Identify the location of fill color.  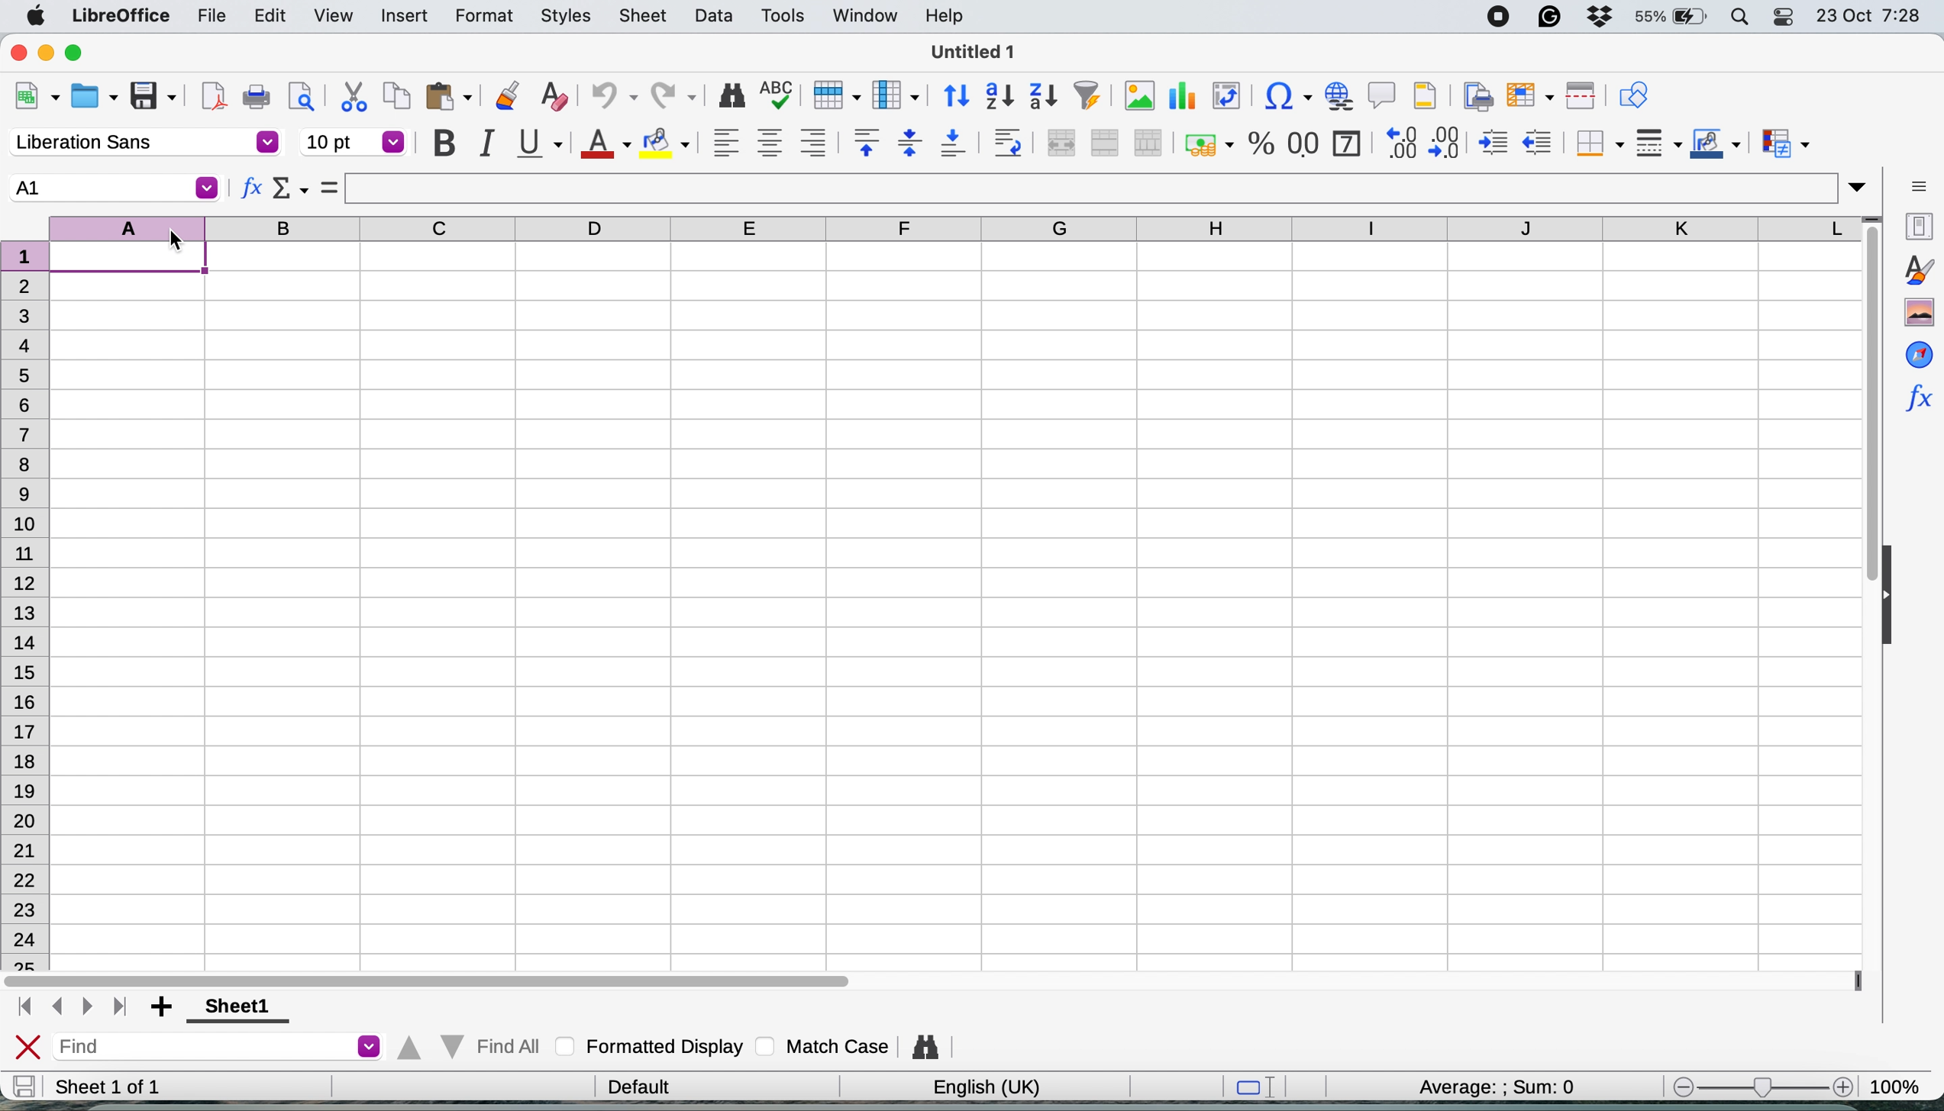
(665, 143).